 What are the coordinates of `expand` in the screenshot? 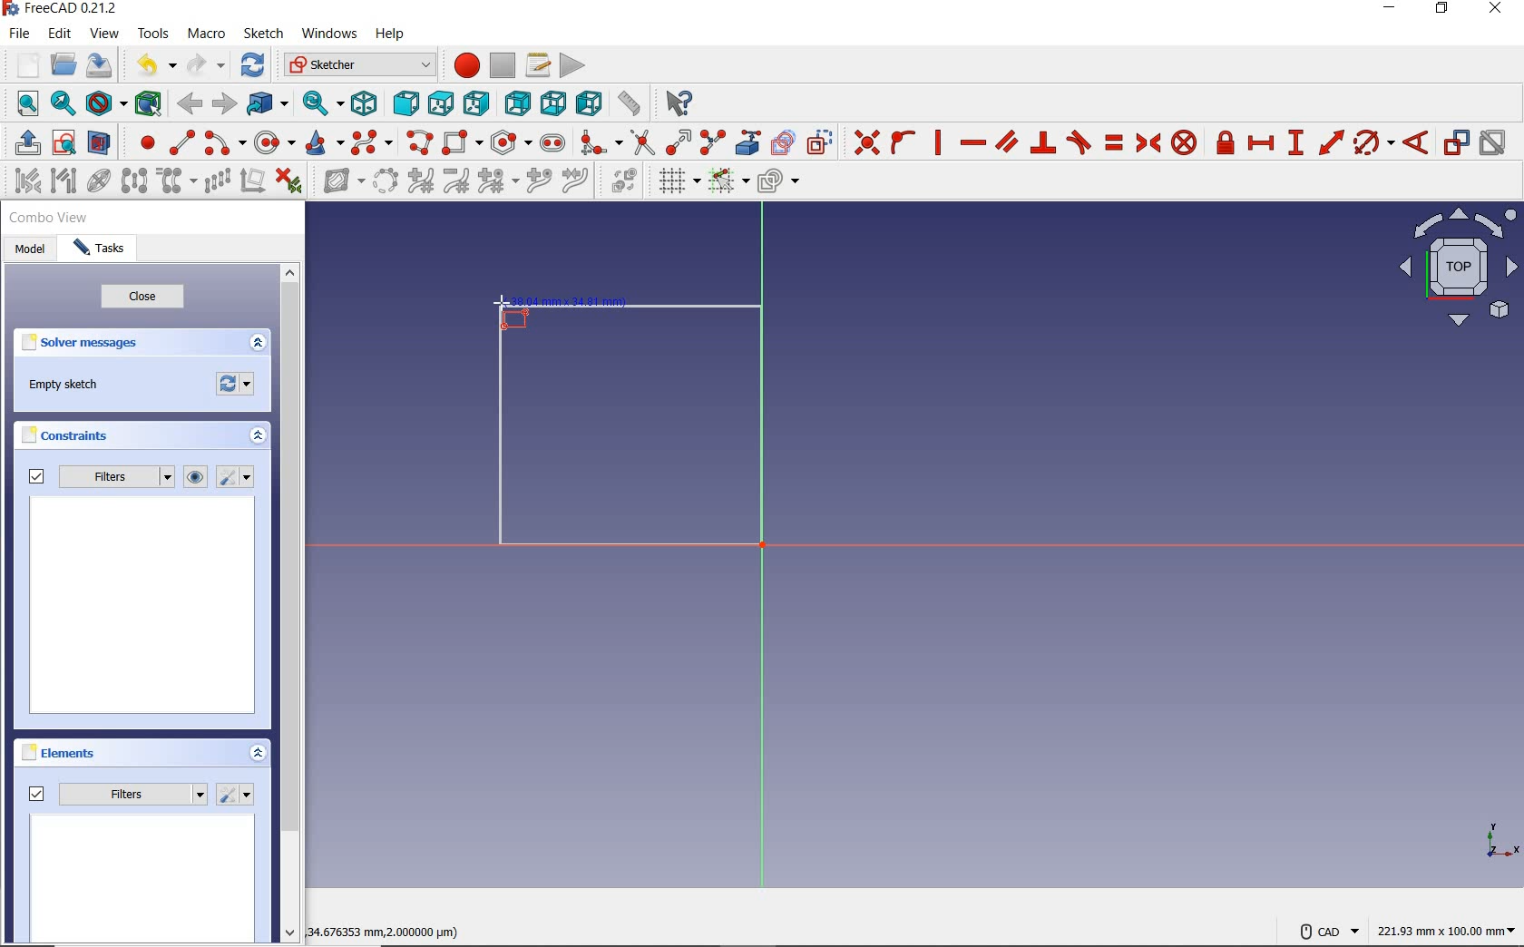 It's located at (257, 752).